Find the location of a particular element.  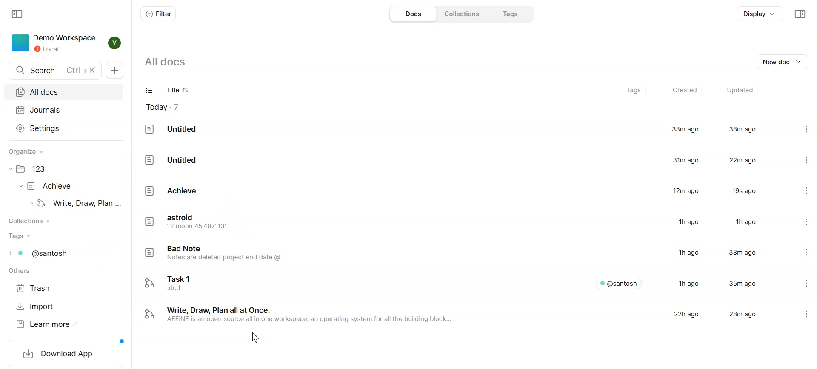

Doc File is located at coordinates (457, 130).